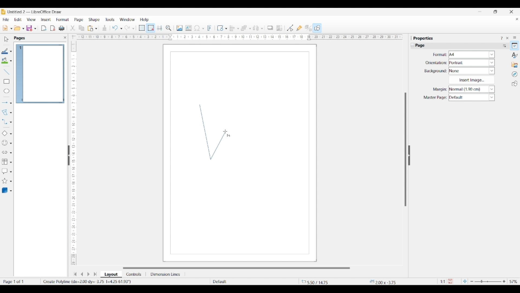 The height and width of the screenshot is (293, 520). Describe the element at coordinates (480, 12) in the screenshot. I see `Minimize` at that location.